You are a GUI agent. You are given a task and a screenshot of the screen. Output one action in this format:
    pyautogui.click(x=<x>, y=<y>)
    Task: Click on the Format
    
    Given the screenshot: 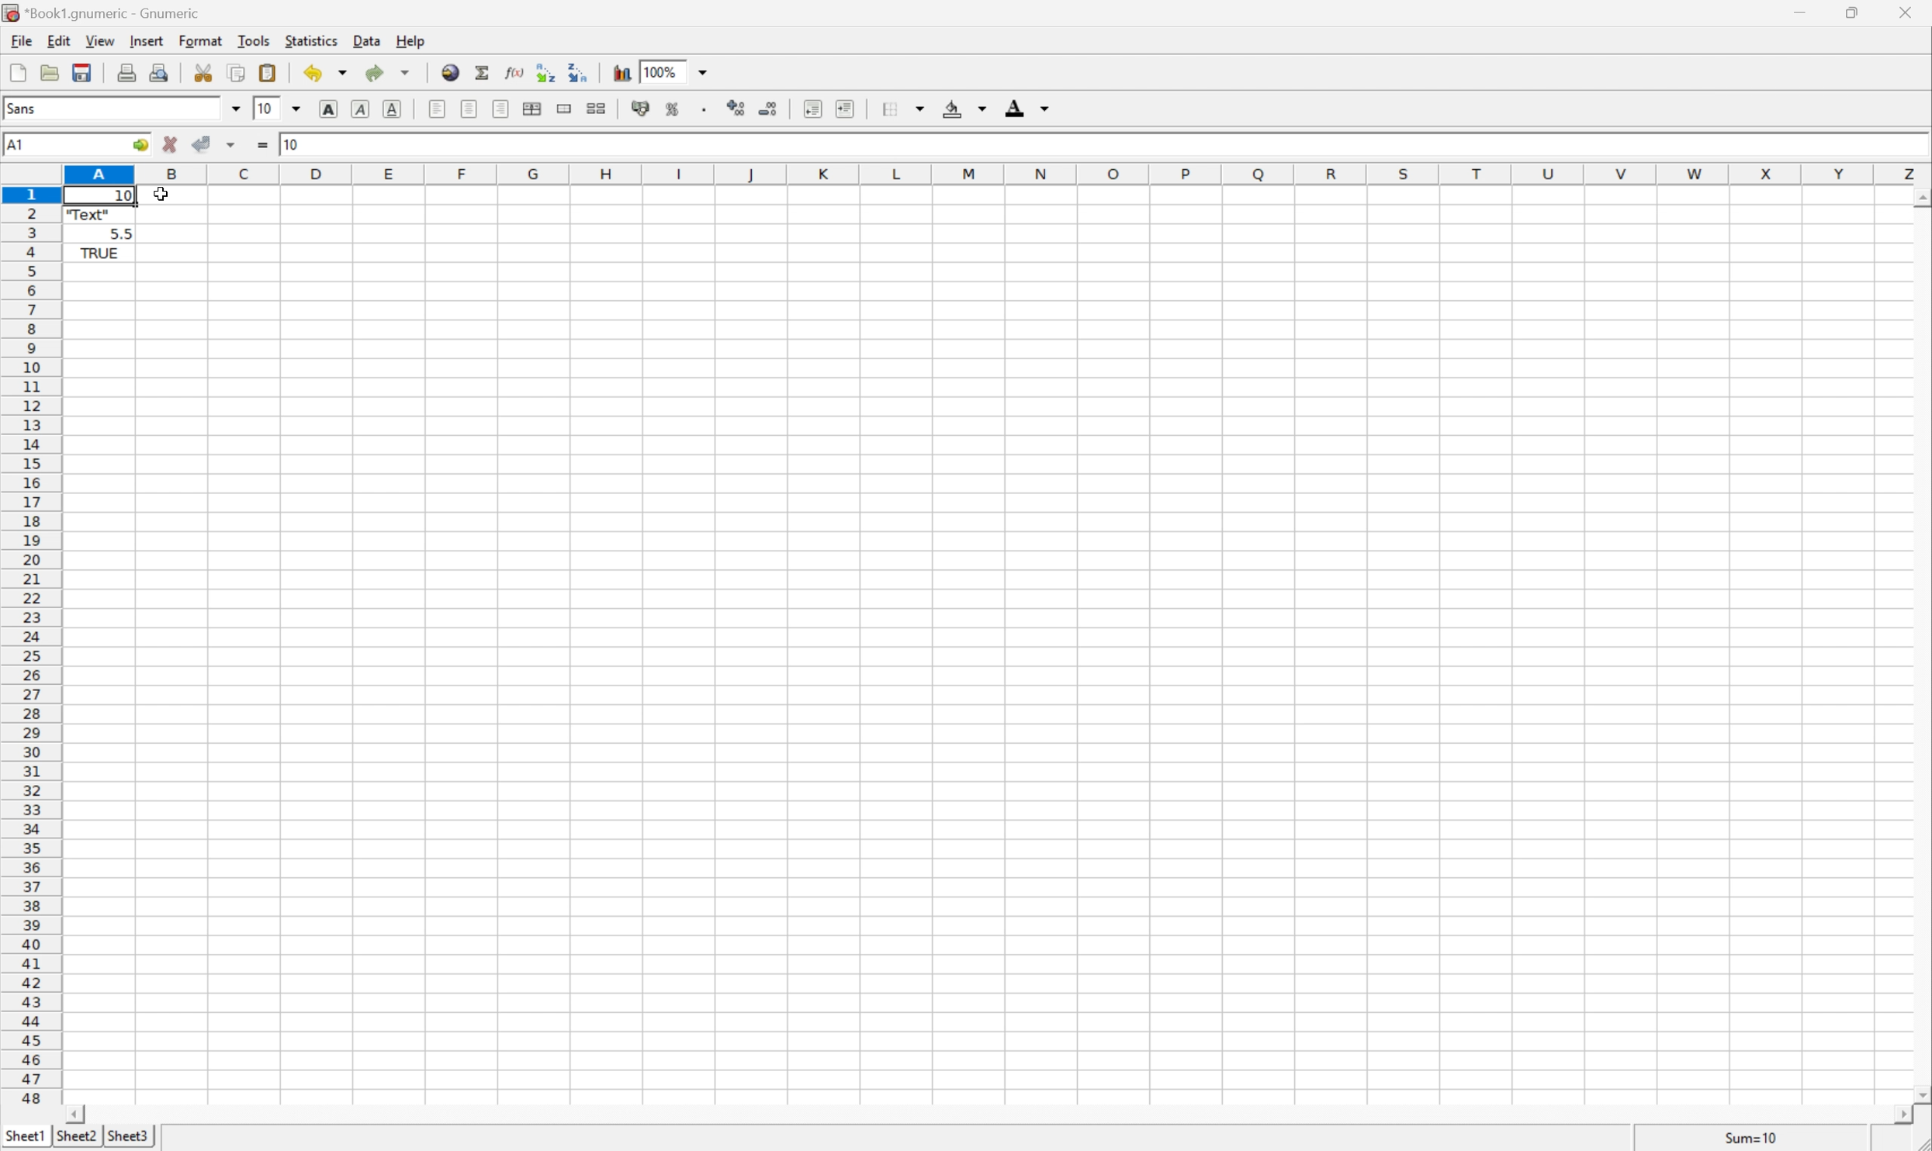 What is the action you would take?
    pyautogui.click(x=202, y=40)
    